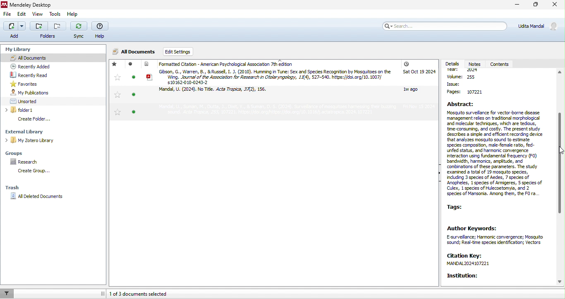 The height and width of the screenshot is (299, 565). Describe the element at coordinates (39, 66) in the screenshot. I see `recently added` at that location.